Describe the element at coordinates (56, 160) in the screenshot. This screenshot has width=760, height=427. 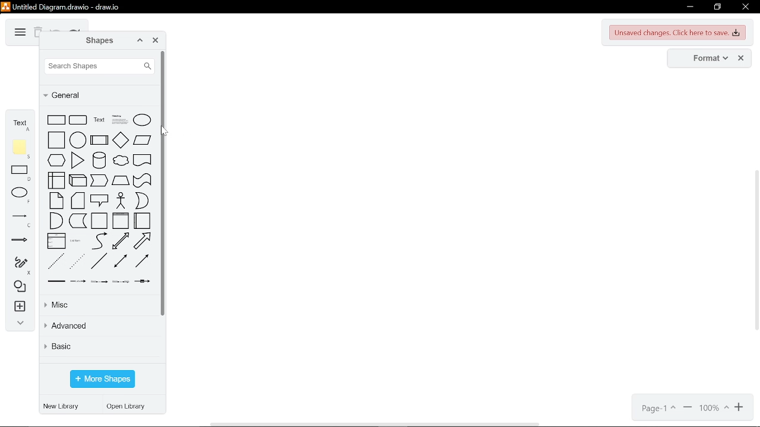
I see `hexagon` at that location.